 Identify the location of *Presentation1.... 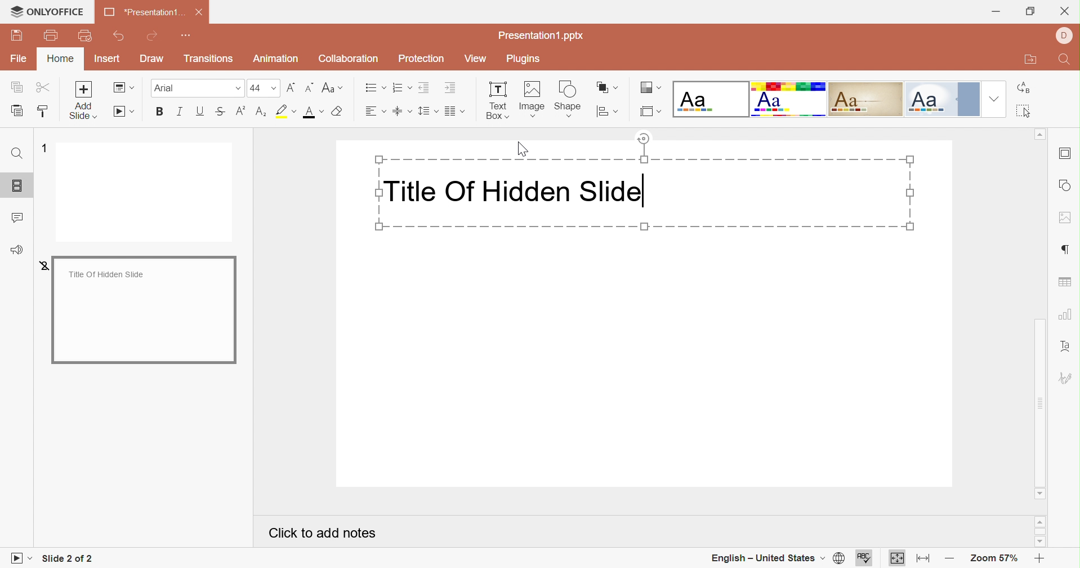
(143, 12).